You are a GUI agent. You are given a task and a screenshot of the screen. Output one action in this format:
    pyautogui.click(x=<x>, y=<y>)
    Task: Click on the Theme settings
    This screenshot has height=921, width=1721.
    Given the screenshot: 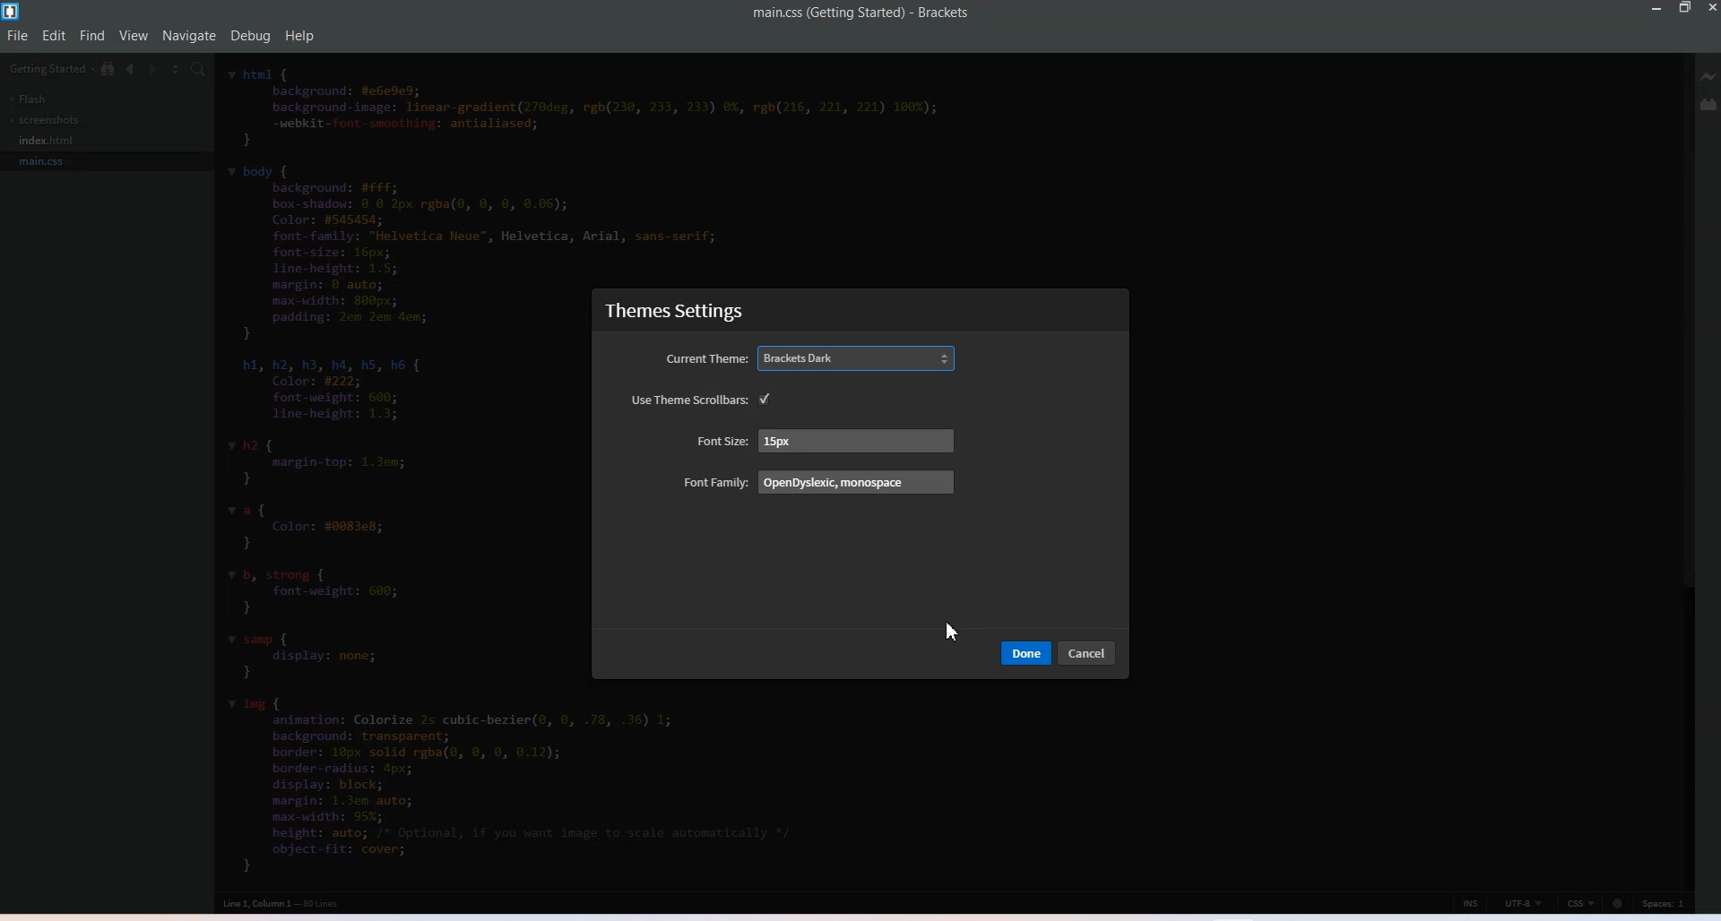 What is the action you would take?
    pyautogui.click(x=683, y=311)
    